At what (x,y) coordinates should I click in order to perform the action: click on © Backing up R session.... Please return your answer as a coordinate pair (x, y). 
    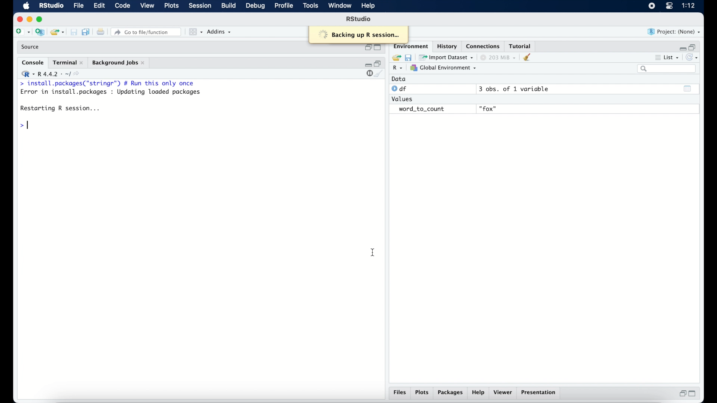
    Looking at the image, I should click on (358, 35).